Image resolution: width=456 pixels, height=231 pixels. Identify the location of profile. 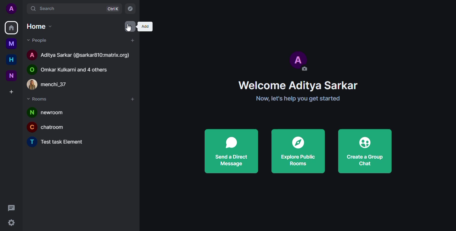
(298, 60).